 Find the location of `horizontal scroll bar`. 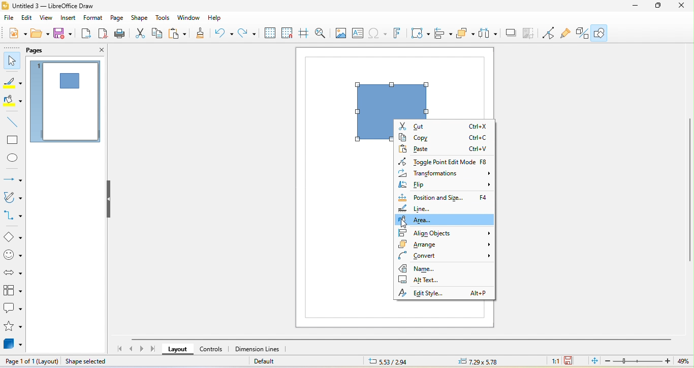

horizontal scroll bar is located at coordinates (403, 340).